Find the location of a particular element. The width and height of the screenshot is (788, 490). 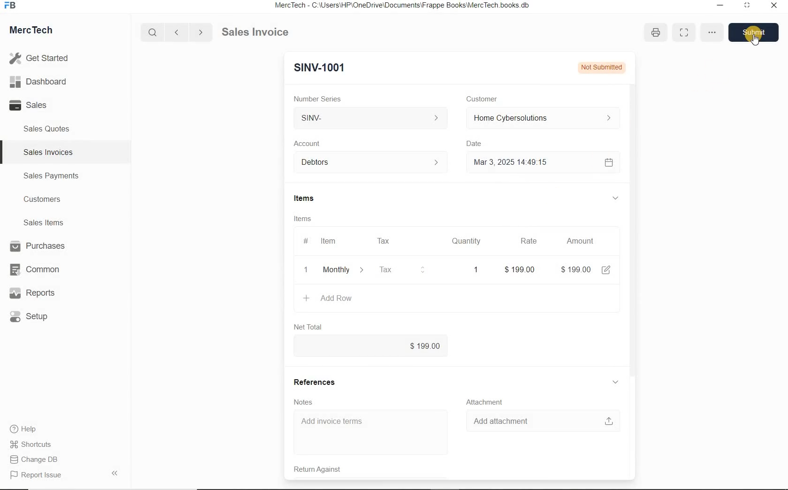

Report Issue is located at coordinates (38, 475).